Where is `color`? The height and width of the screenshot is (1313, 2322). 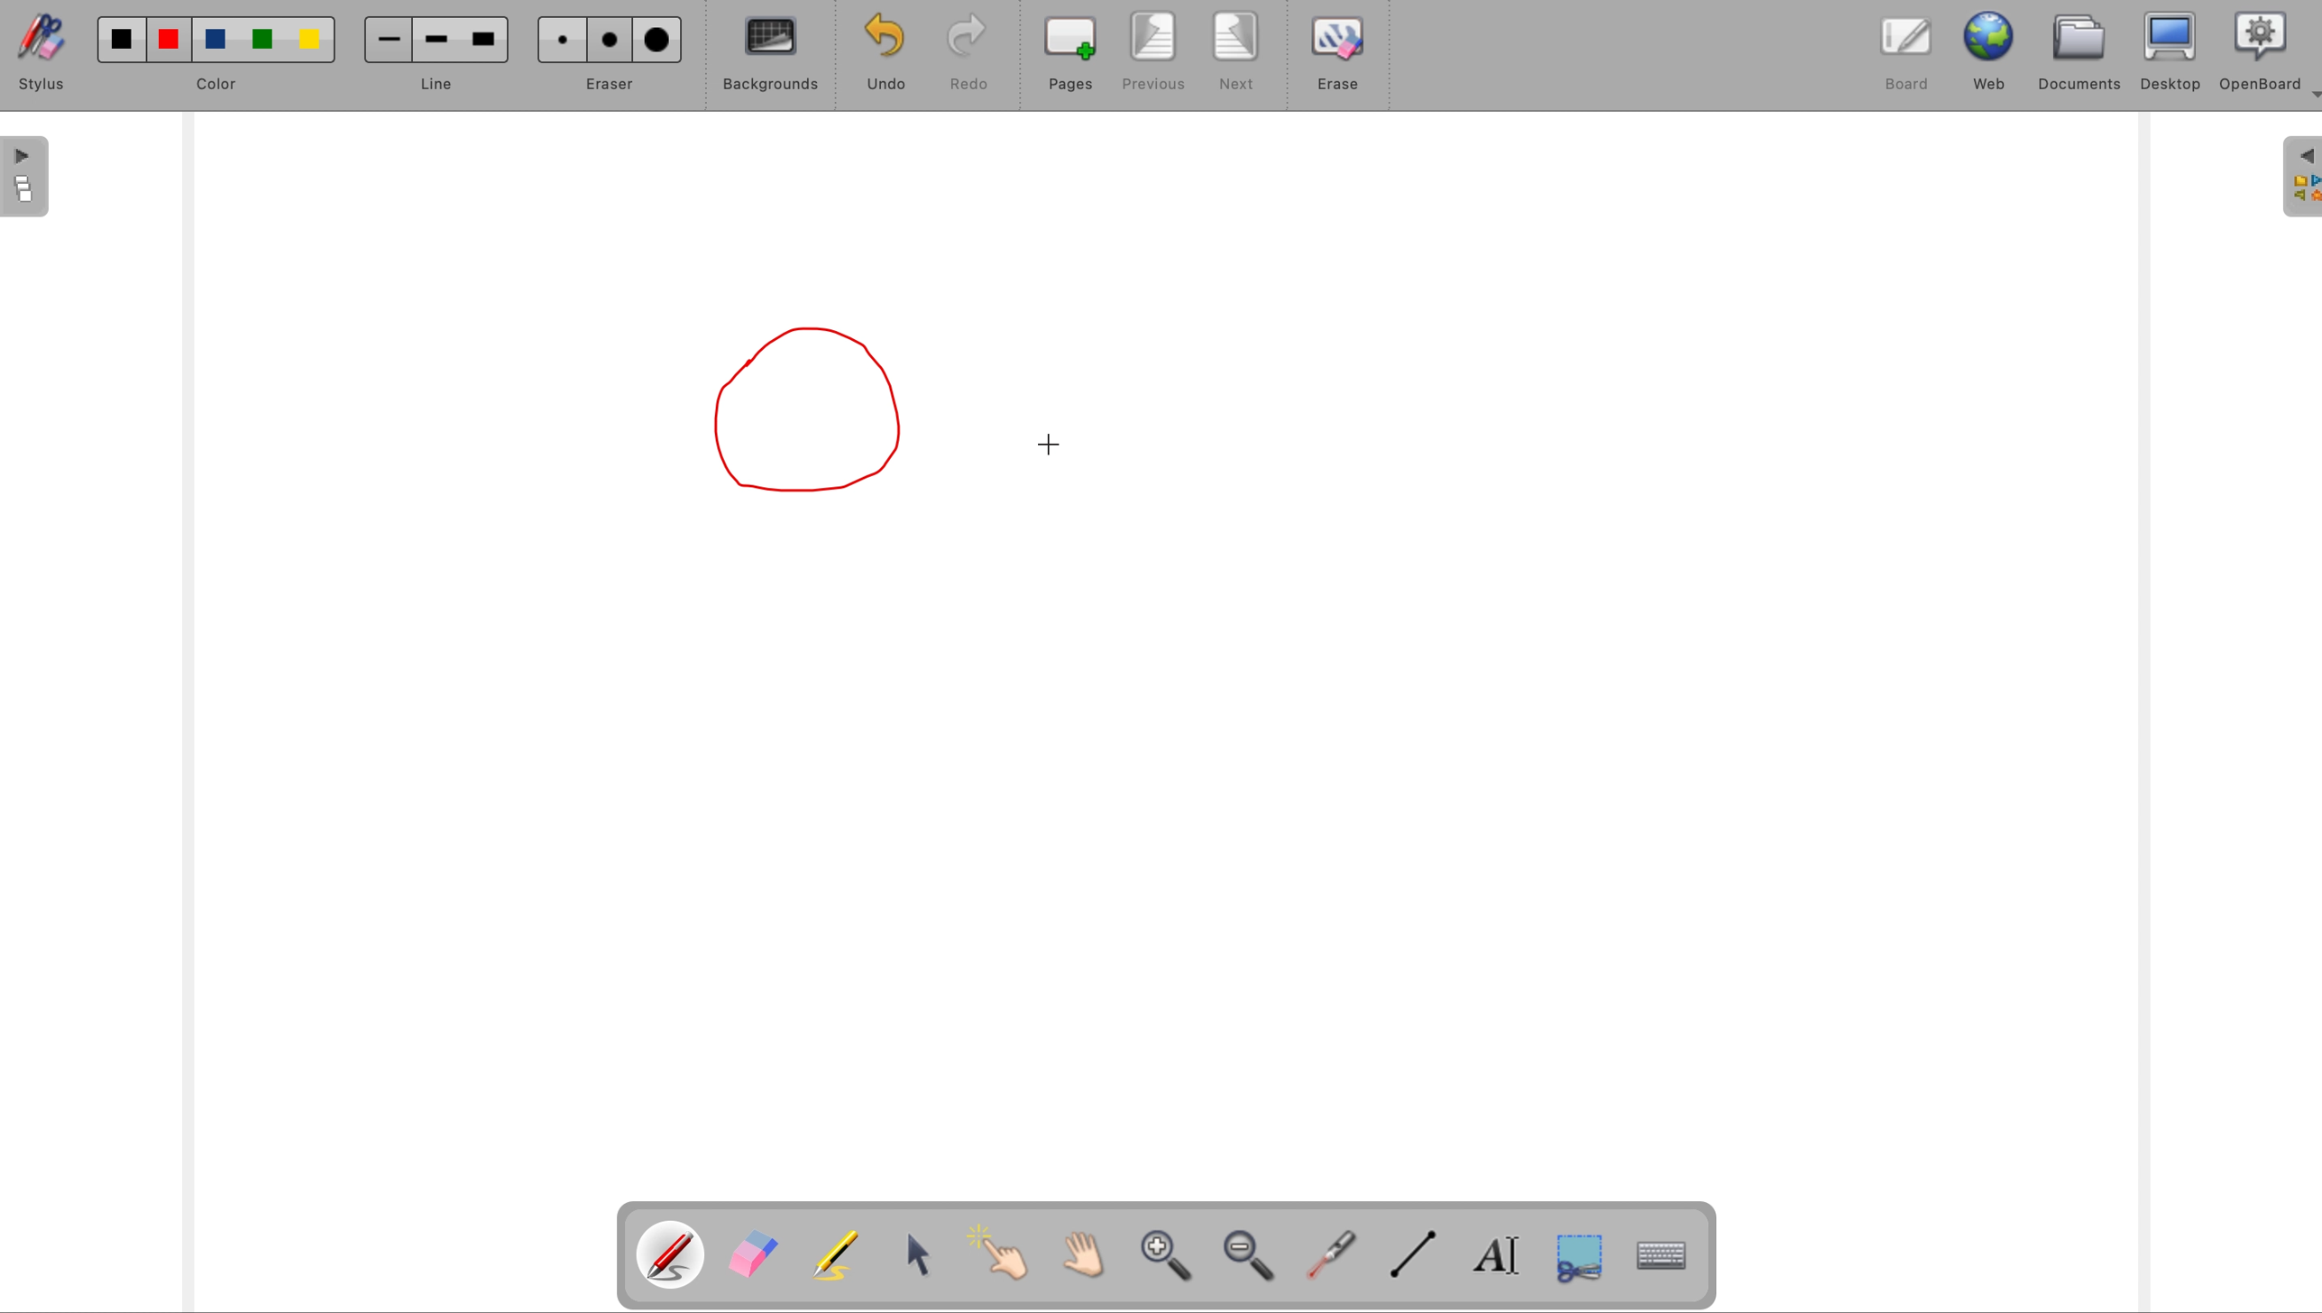 color is located at coordinates (220, 55).